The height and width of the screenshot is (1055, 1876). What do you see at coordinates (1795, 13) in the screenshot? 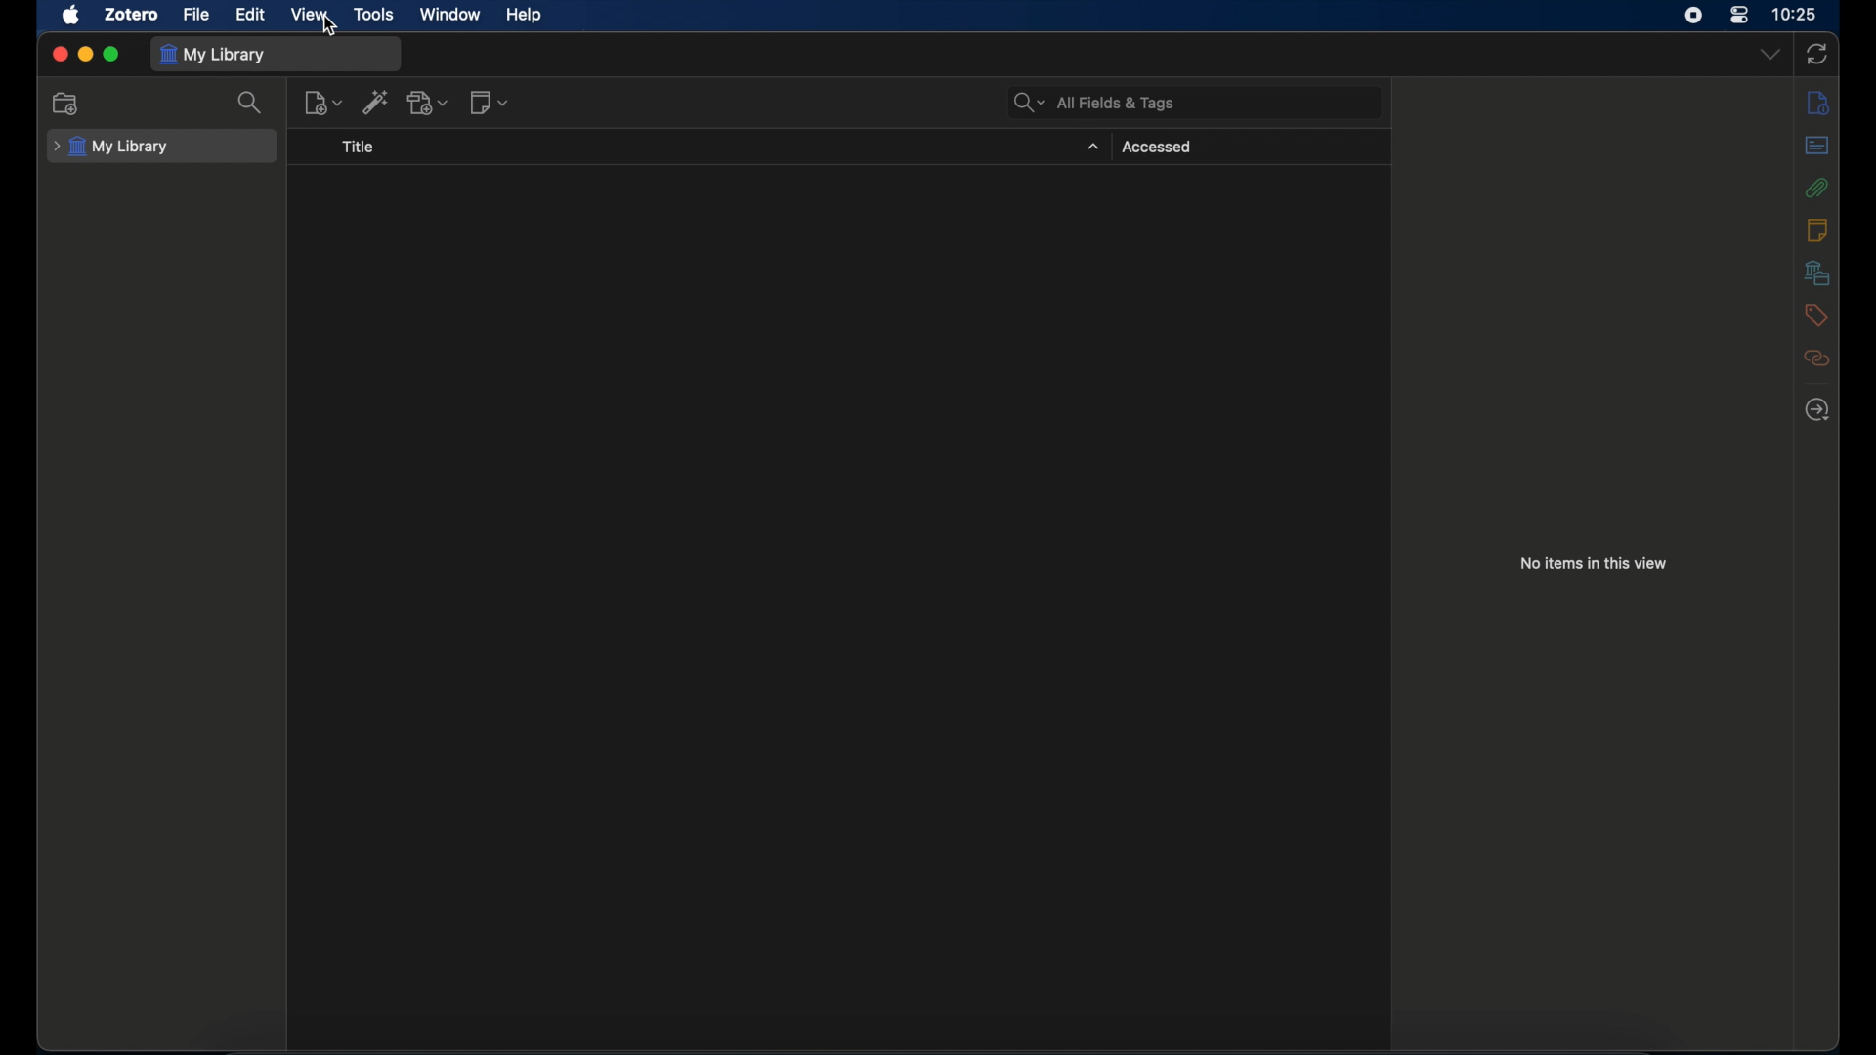
I see `time` at bounding box center [1795, 13].